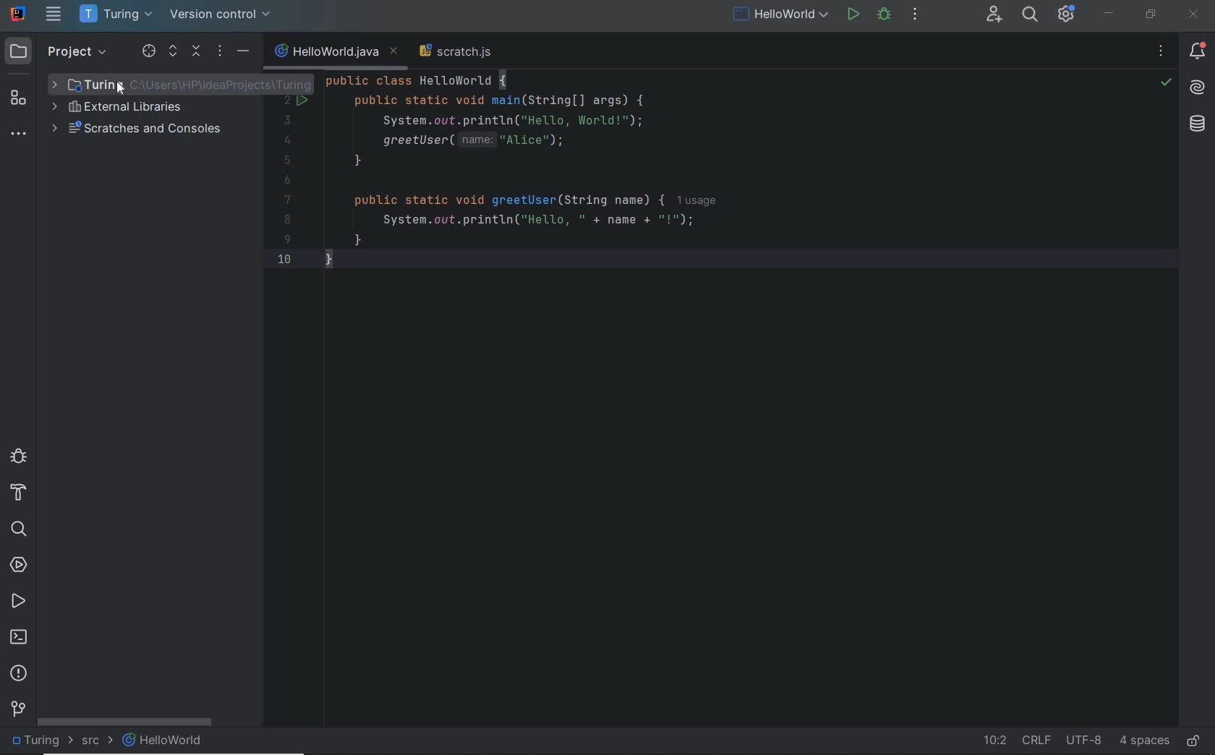 The width and height of the screenshot is (1215, 755). What do you see at coordinates (457, 50) in the screenshot?
I see `scratch file` at bounding box center [457, 50].